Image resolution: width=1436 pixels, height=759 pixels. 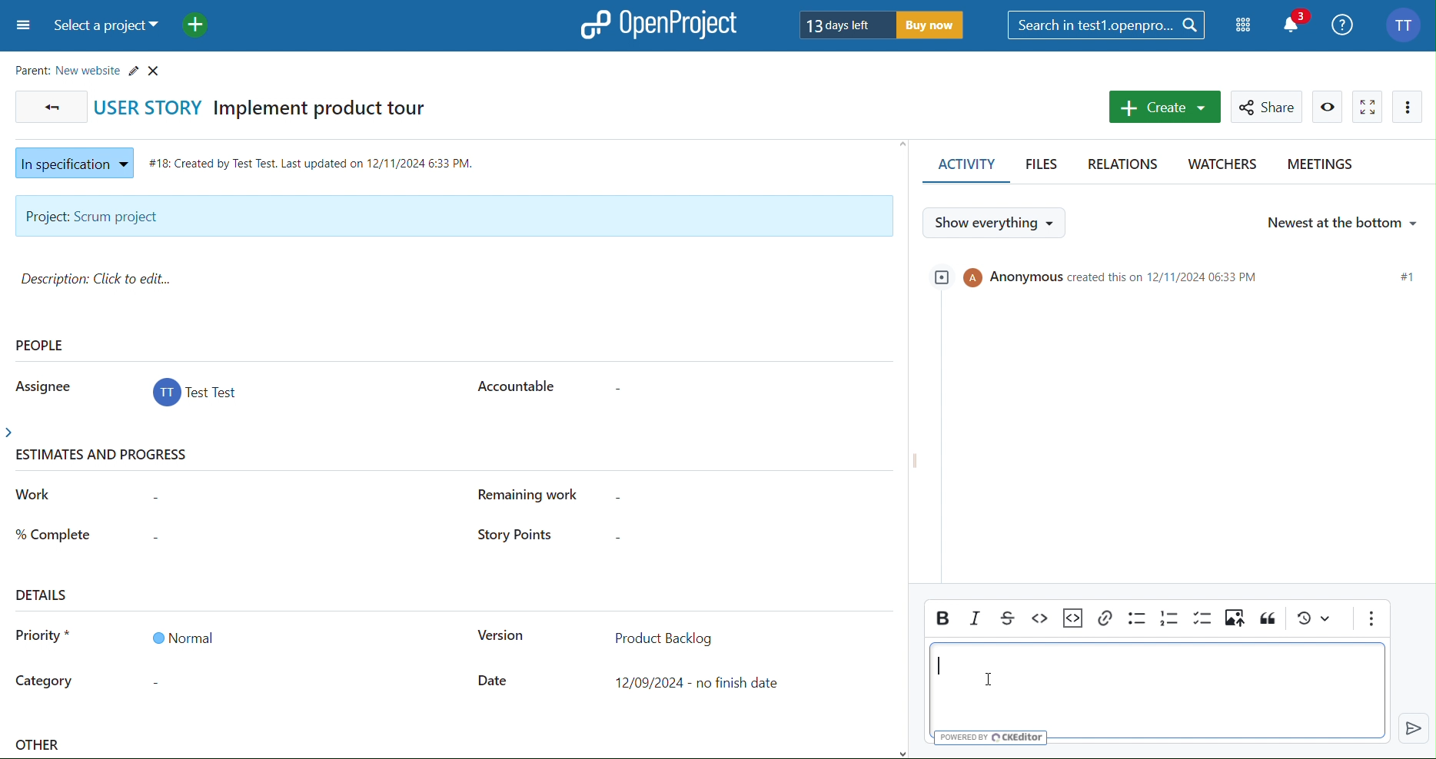 I want to click on Bold, so click(x=942, y=618).